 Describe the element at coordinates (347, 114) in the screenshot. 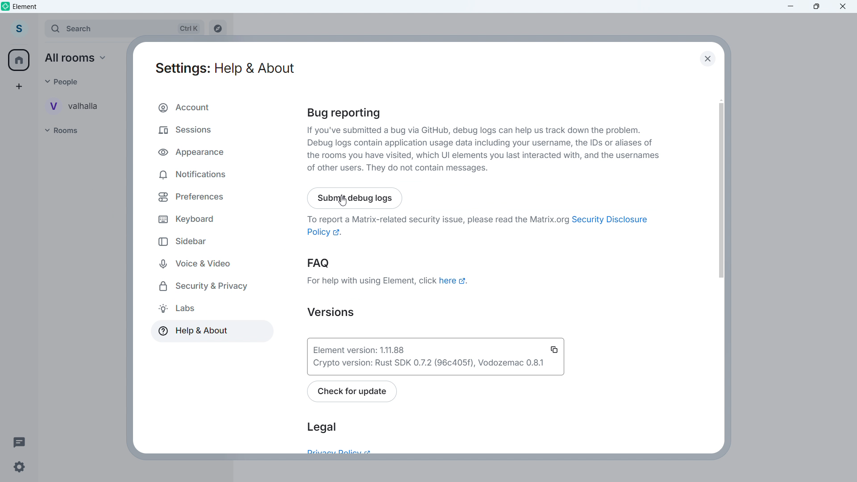

I see `Bug reporting ` at that location.